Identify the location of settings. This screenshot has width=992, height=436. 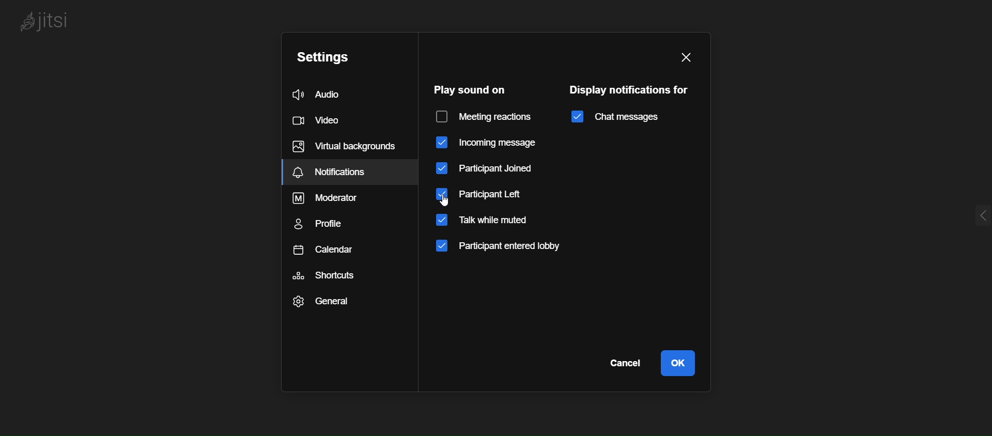
(327, 56).